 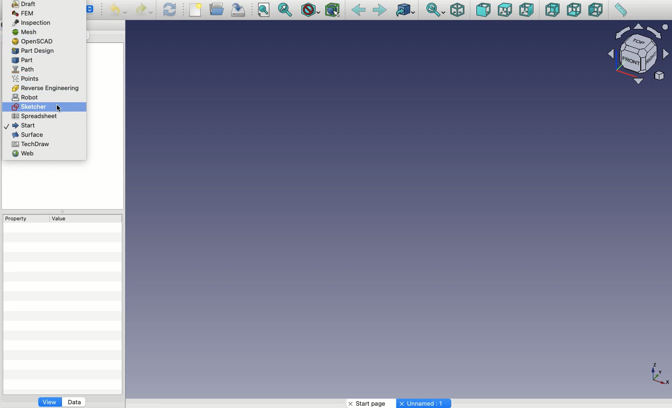 What do you see at coordinates (265, 10) in the screenshot?
I see `Fit all` at bounding box center [265, 10].